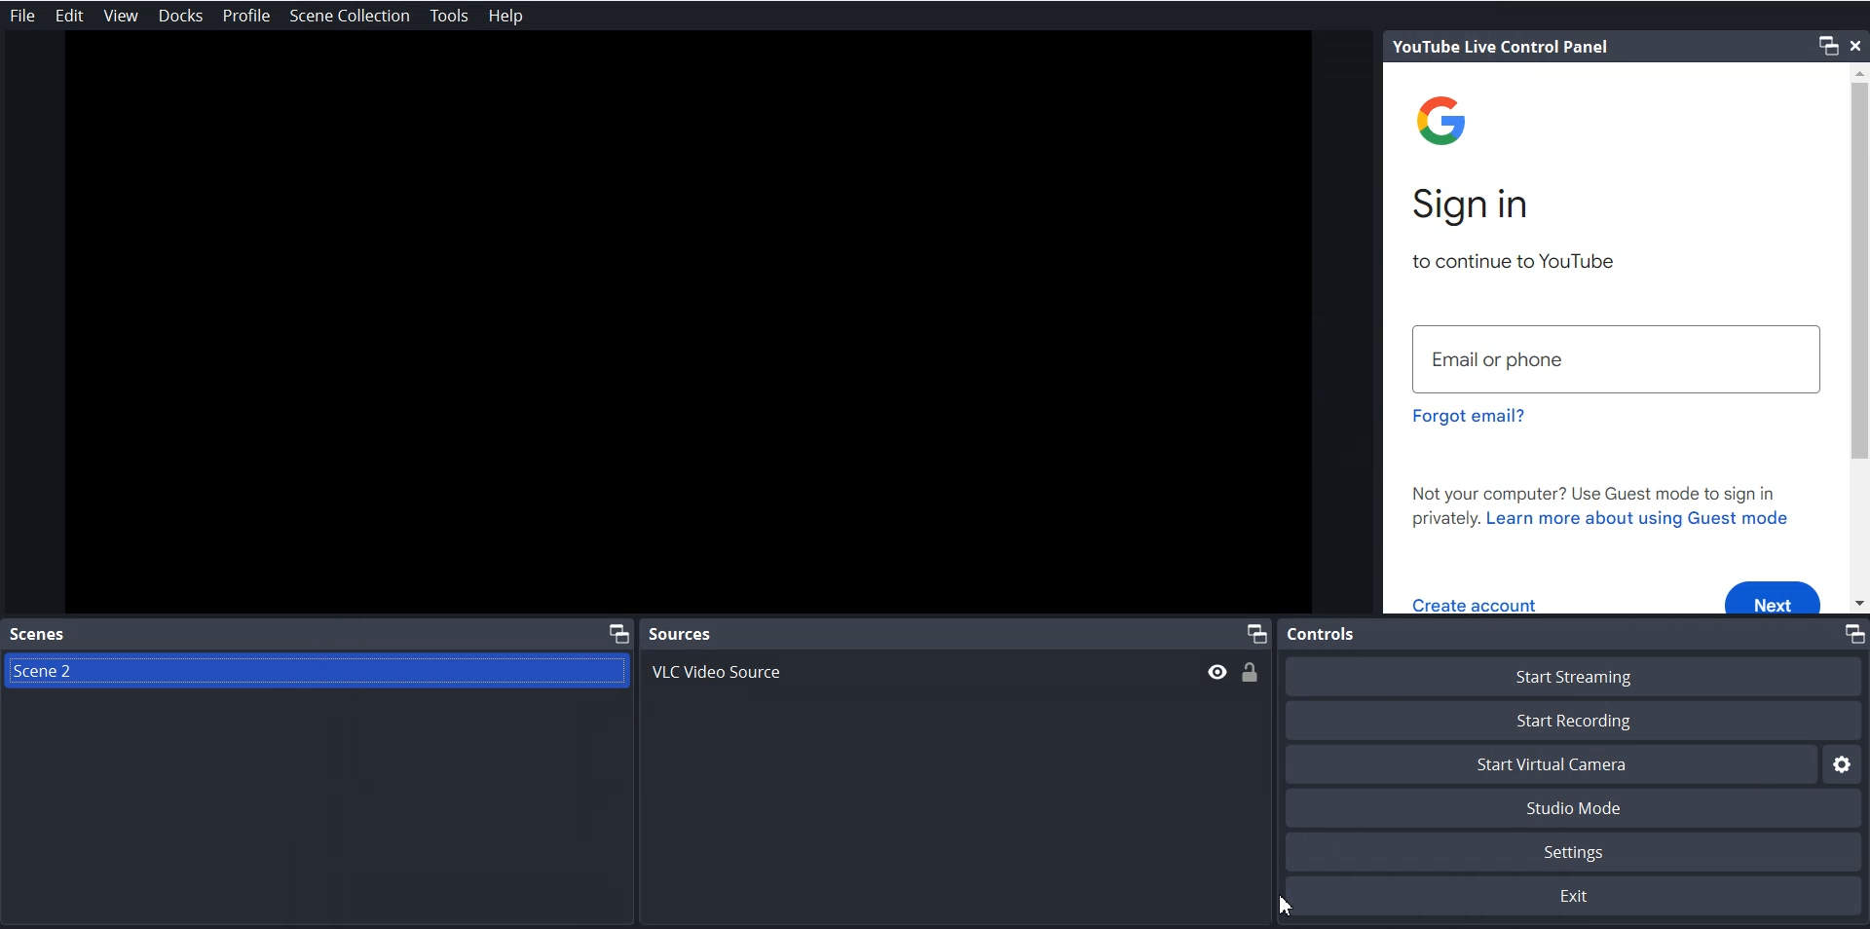 This screenshot has width=1870, height=929. I want to click on Maximize, so click(1852, 634).